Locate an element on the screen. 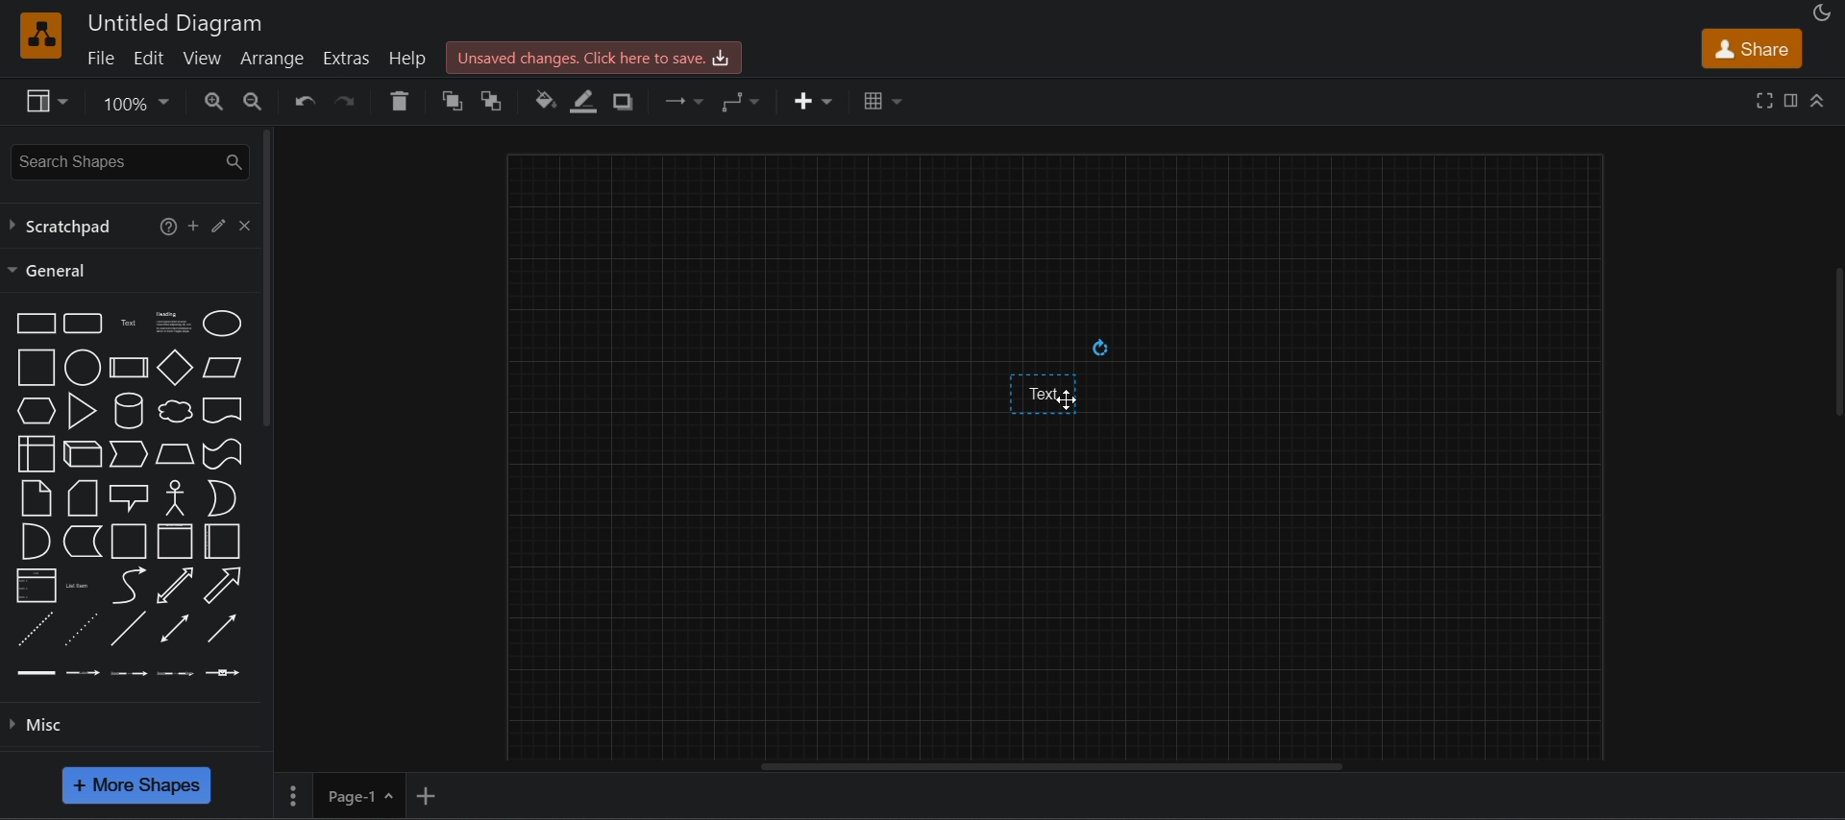  Card is located at coordinates (83, 498).